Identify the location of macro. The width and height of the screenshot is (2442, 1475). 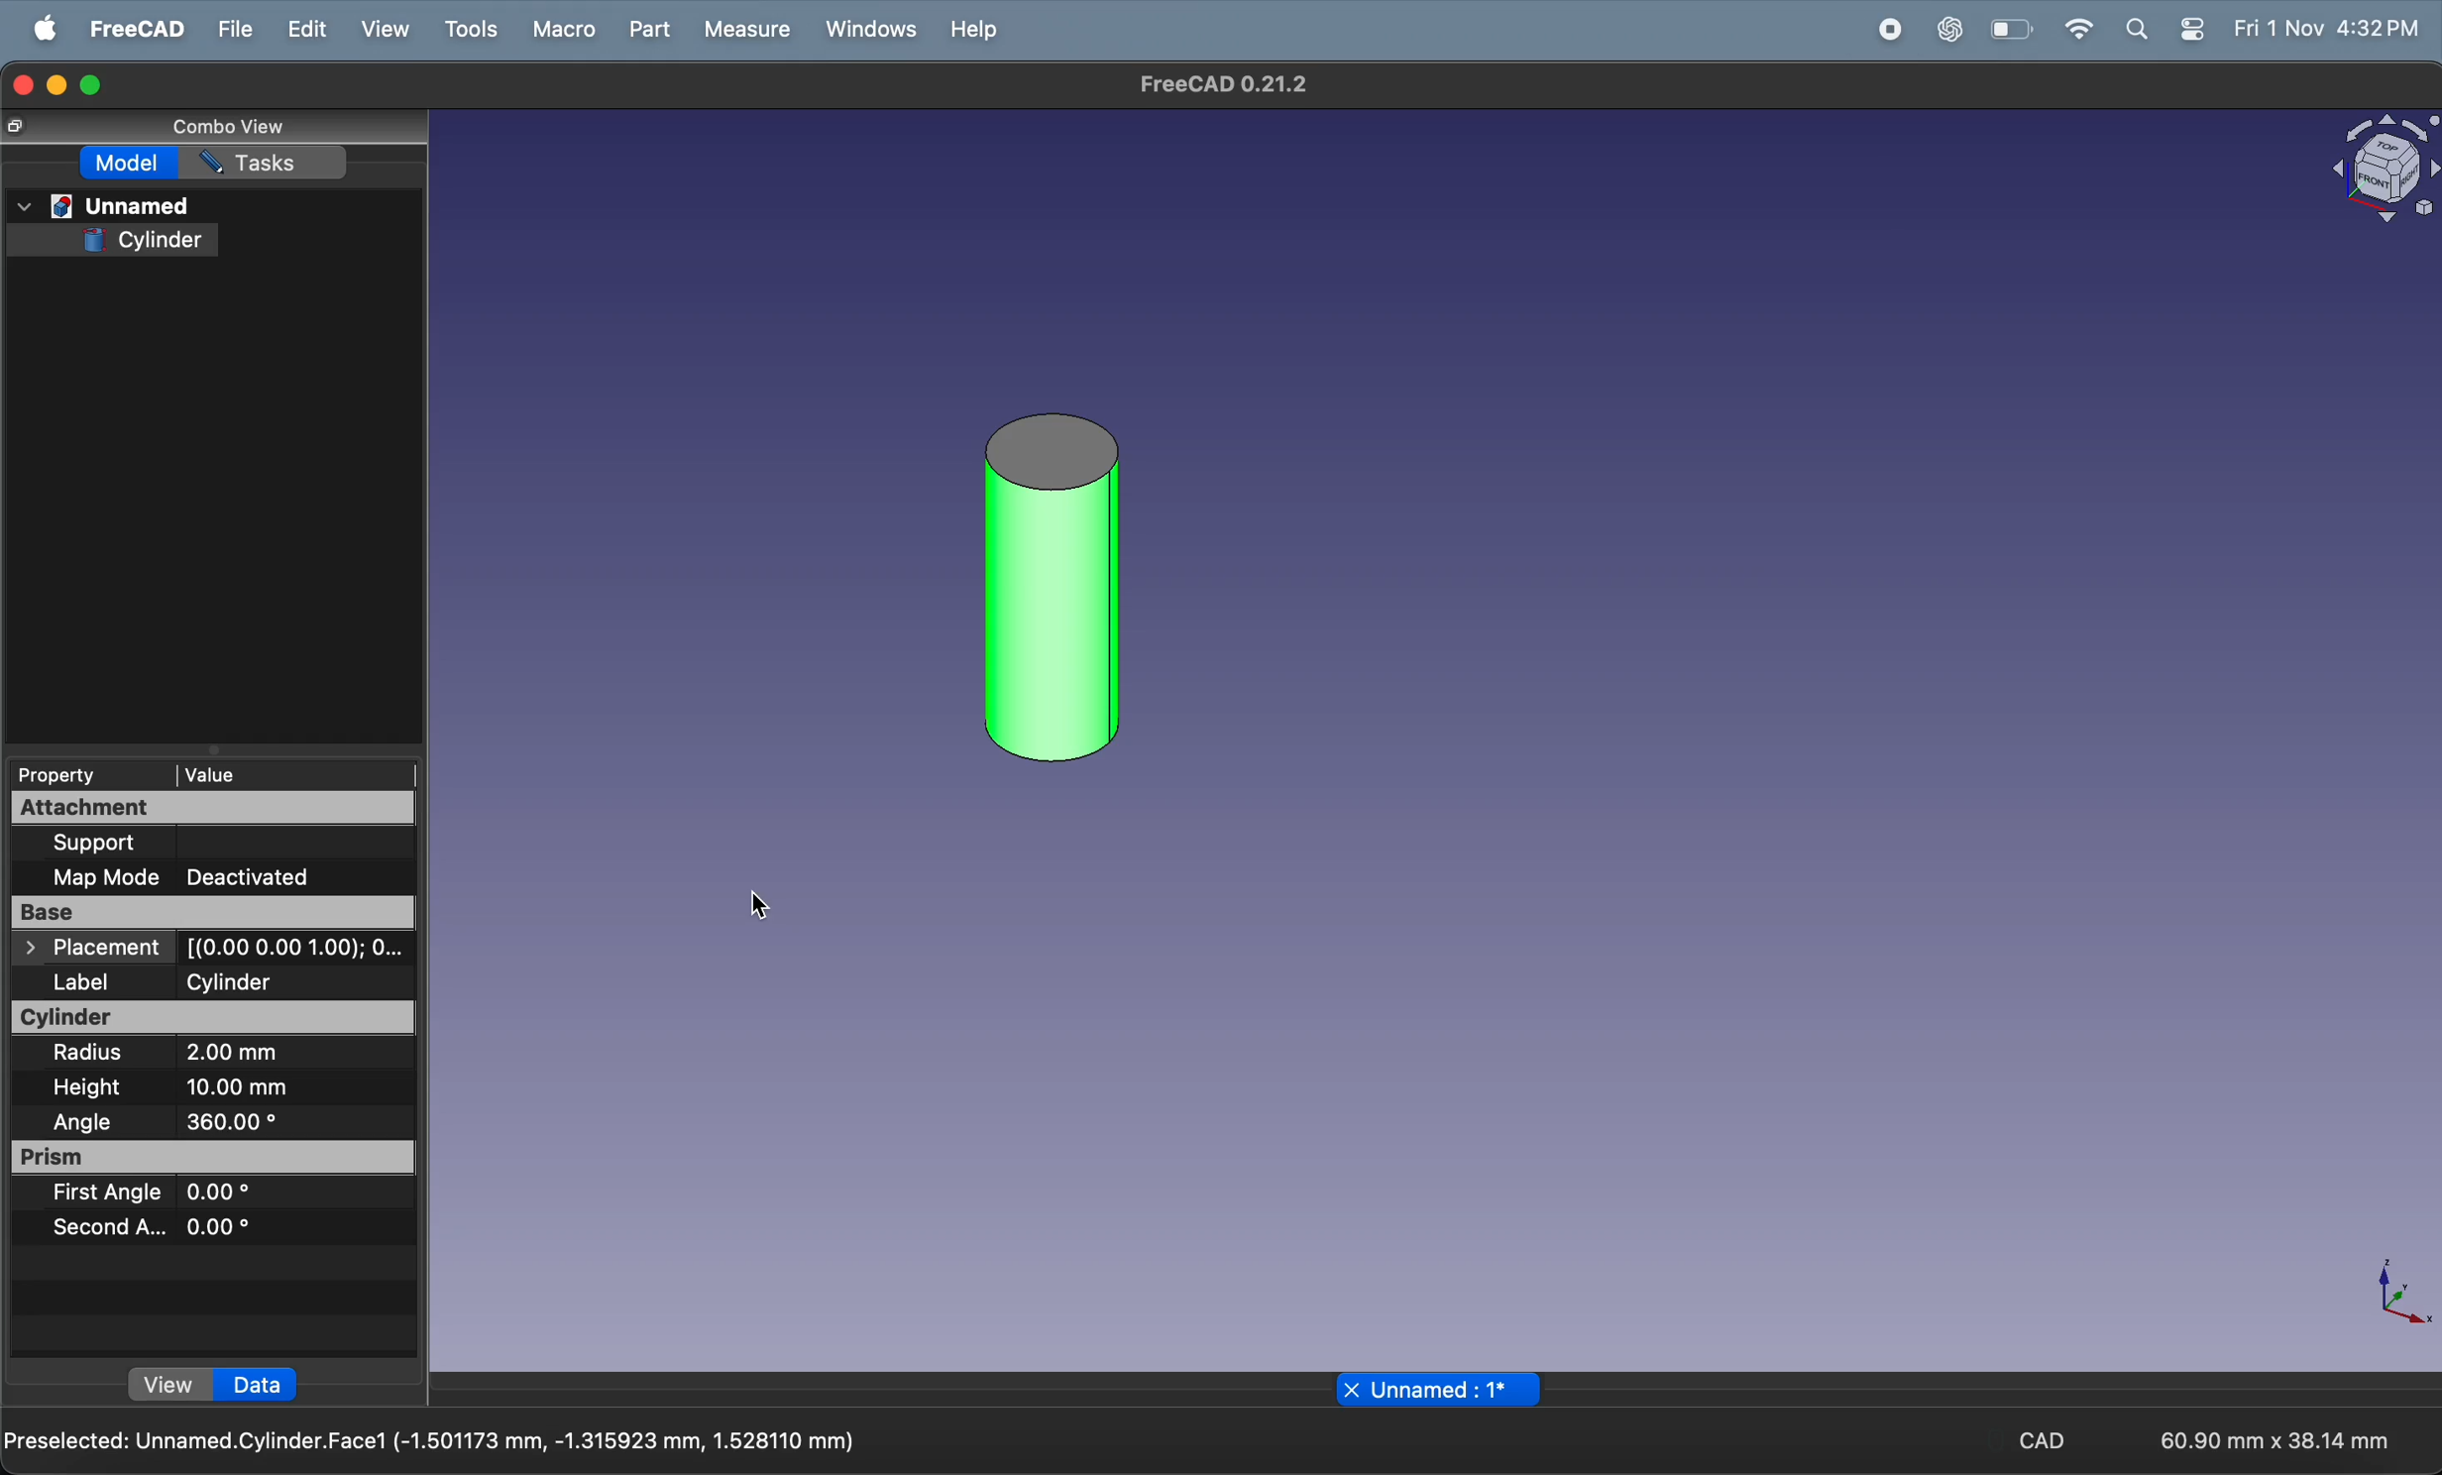
(564, 31).